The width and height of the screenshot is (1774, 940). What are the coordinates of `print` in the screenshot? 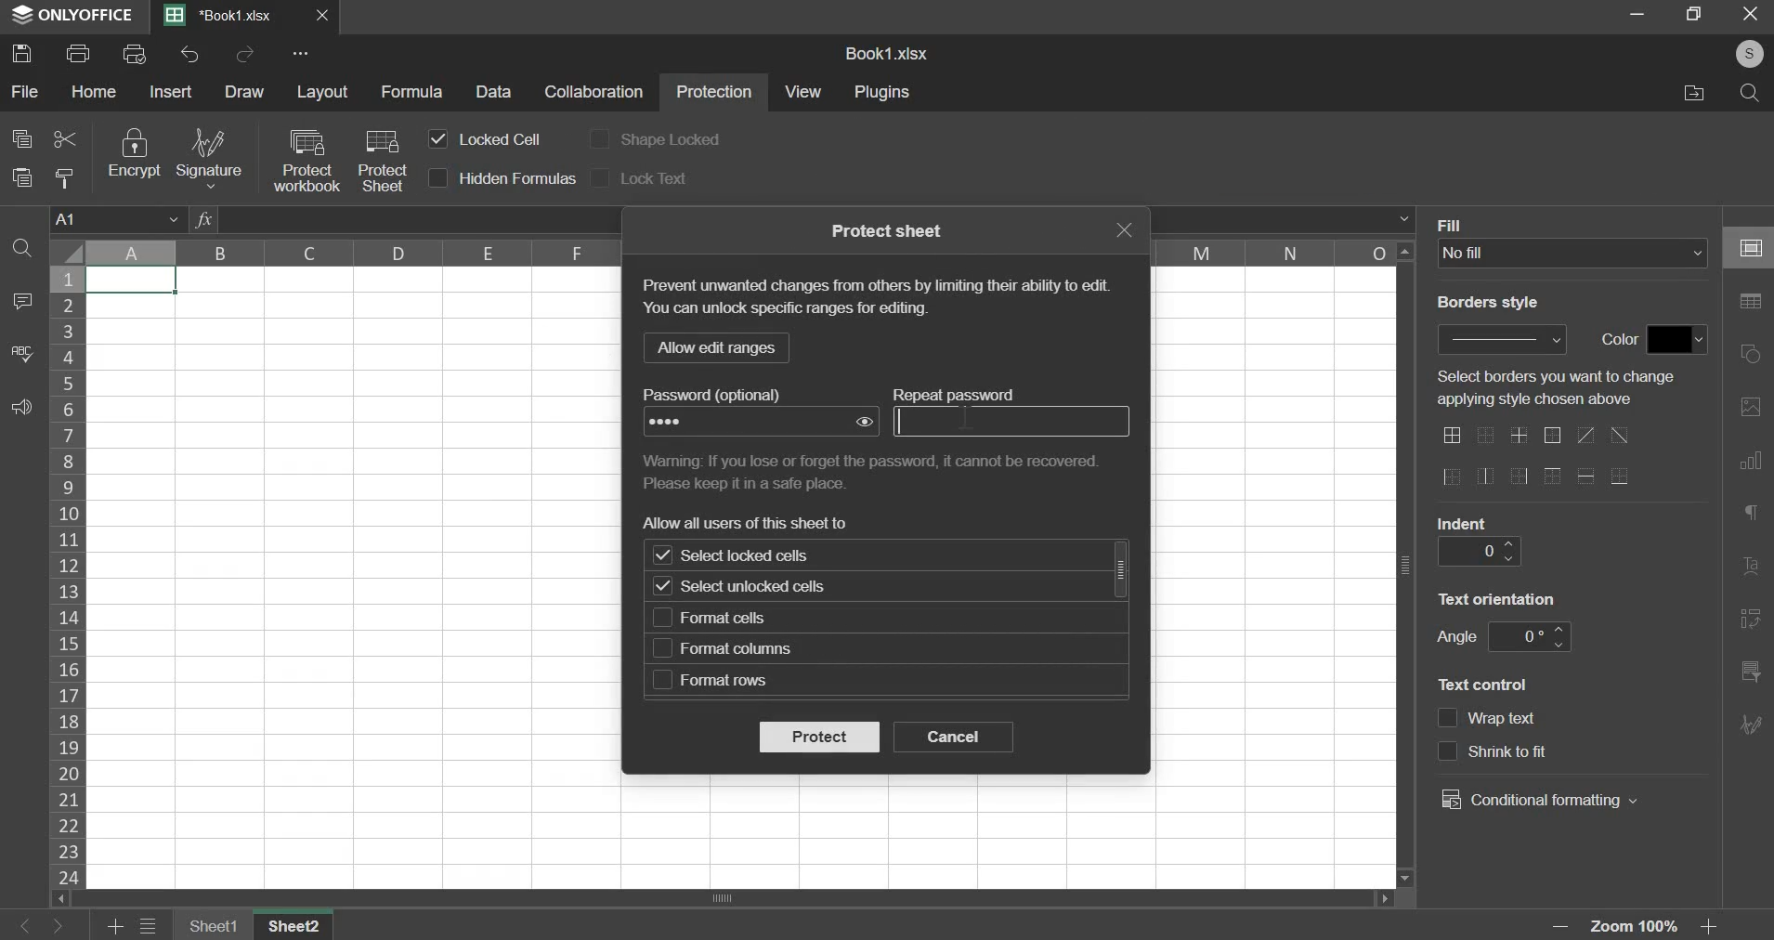 It's located at (79, 51).